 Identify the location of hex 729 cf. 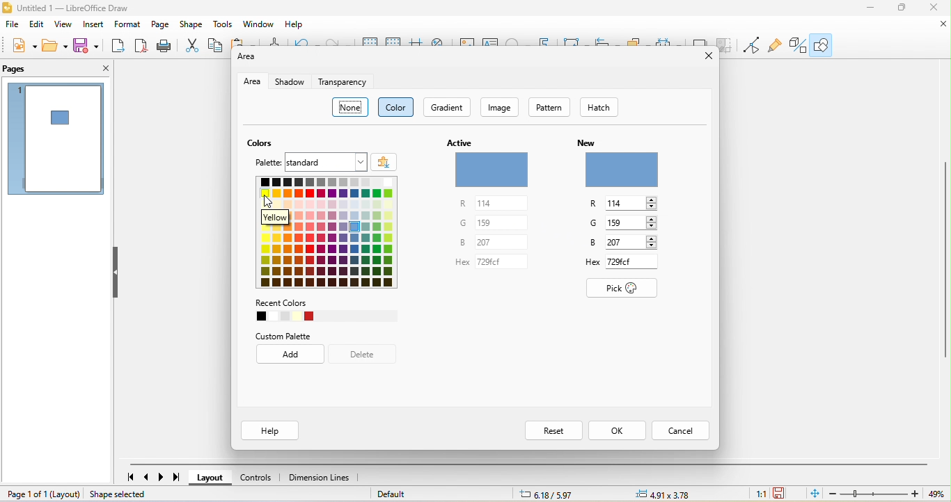
(624, 264).